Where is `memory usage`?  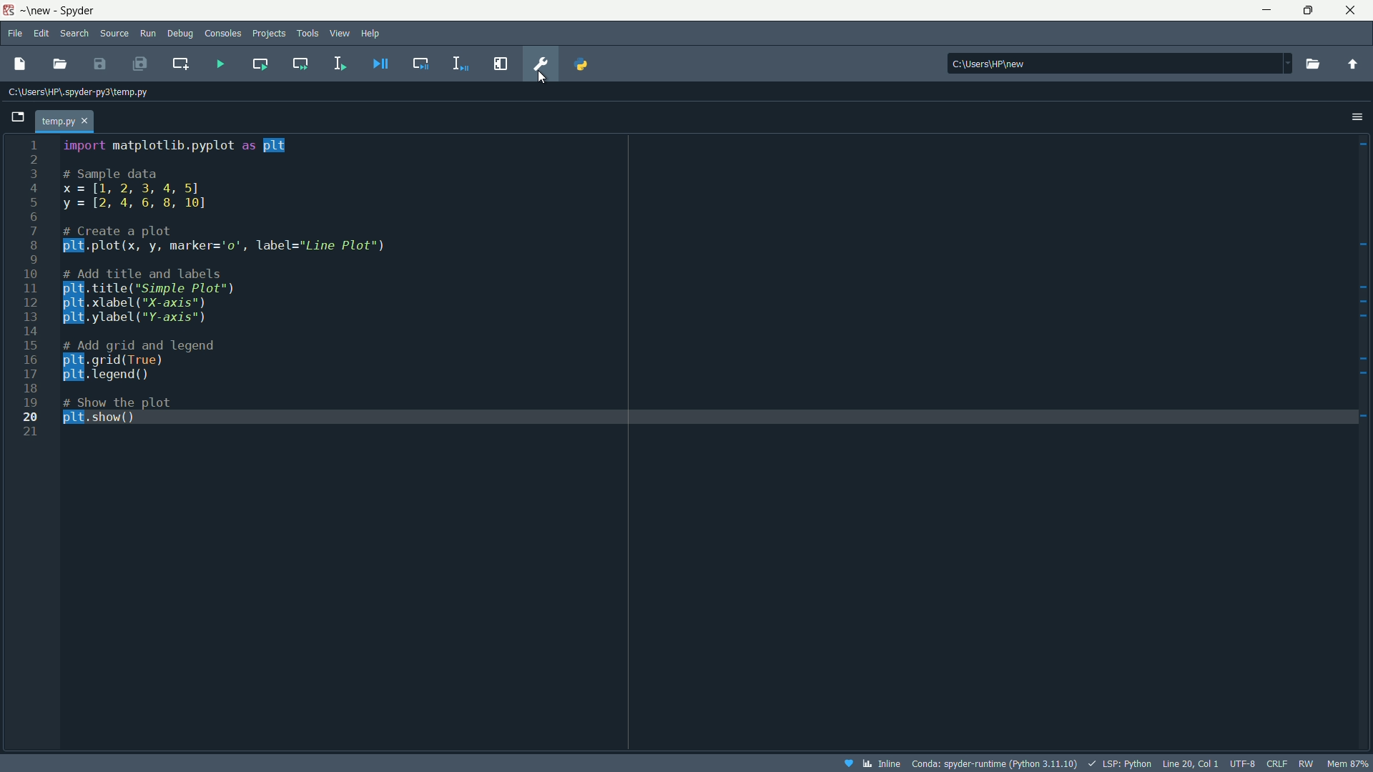 memory usage is located at coordinates (1351, 763).